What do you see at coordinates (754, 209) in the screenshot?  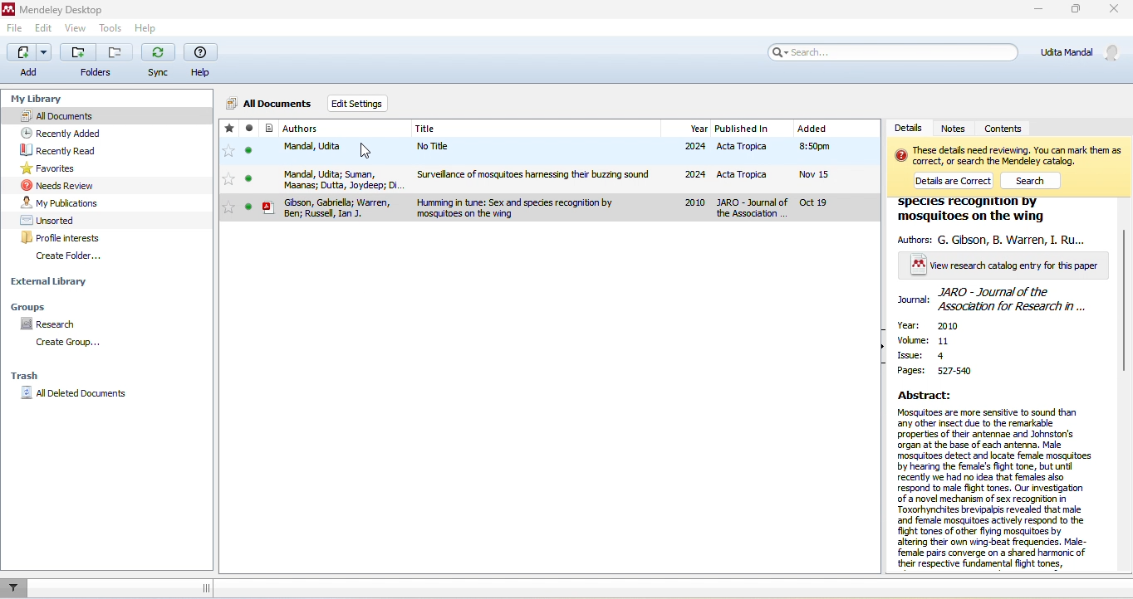 I see `jaro journal of the association` at bounding box center [754, 209].